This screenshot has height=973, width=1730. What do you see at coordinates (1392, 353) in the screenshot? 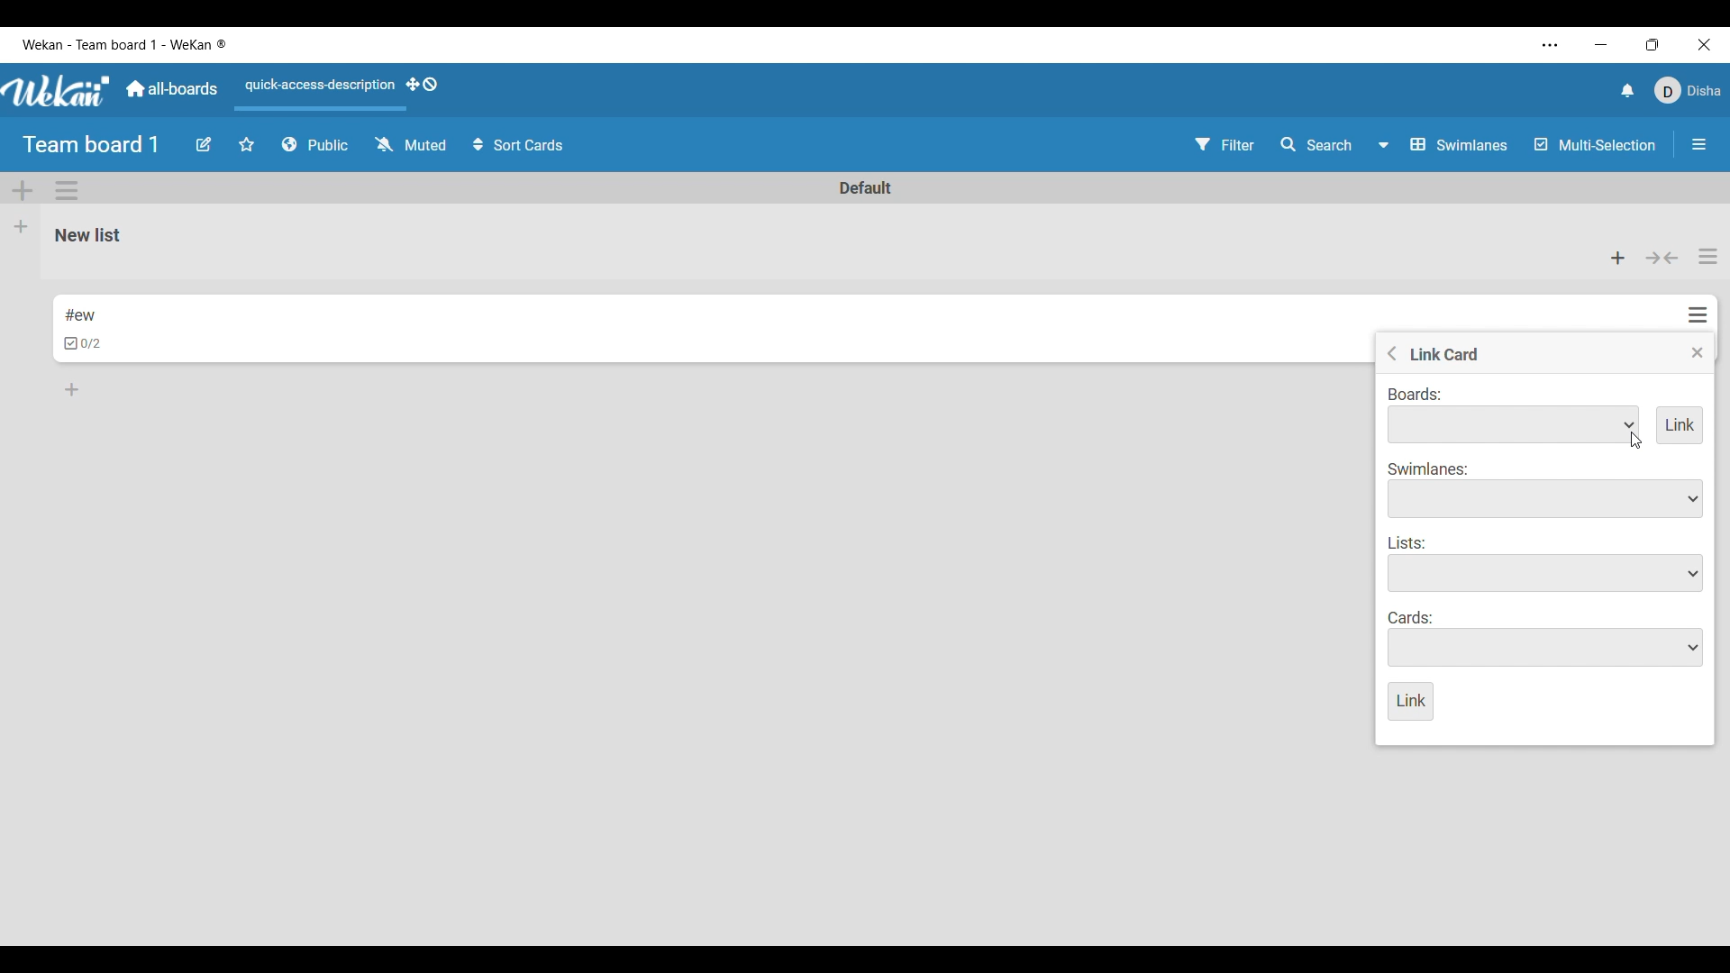
I see `Go to previous menu` at bounding box center [1392, 353].